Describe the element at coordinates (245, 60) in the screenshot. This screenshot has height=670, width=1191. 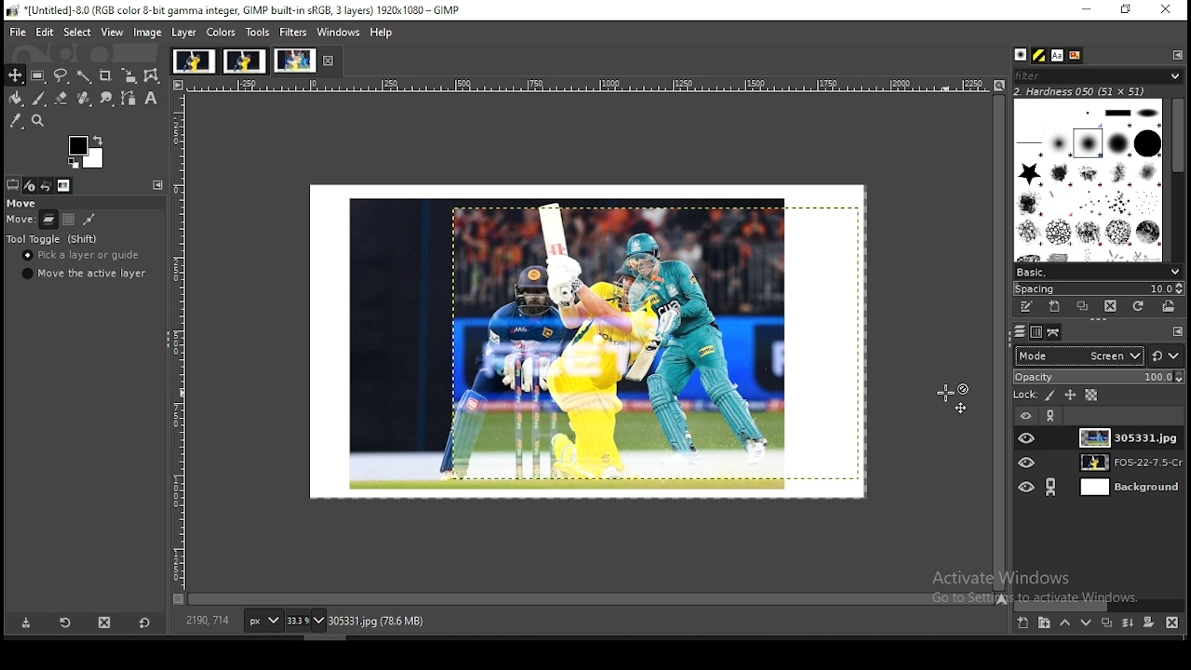
I see `image` at that location.